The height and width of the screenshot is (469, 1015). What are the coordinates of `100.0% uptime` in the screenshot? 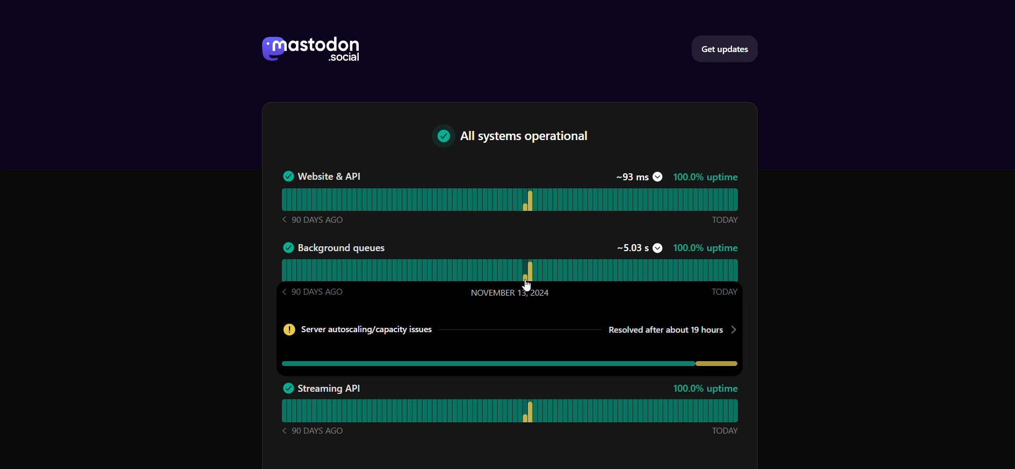 It's located at (707, 389).